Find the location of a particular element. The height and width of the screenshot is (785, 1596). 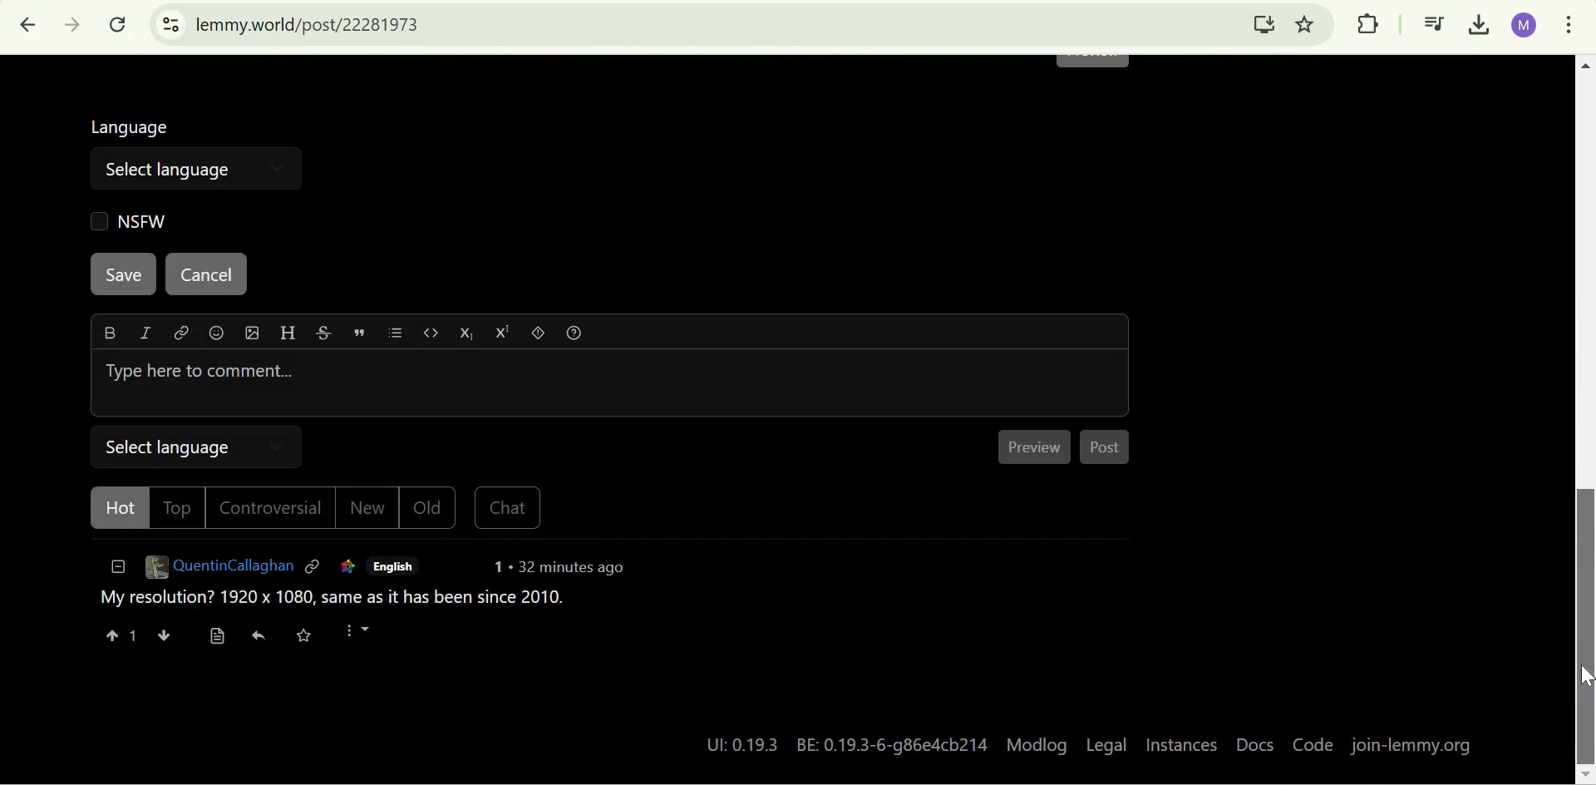

cursor is located at coordinates (1586, 682).